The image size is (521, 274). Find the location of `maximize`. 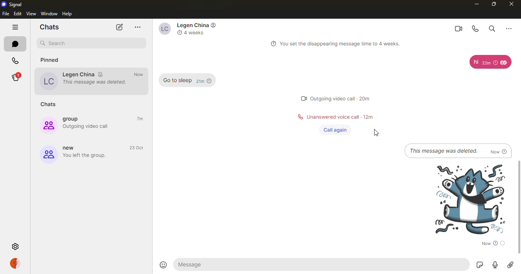

maximize is located at coordinates (492, 5).